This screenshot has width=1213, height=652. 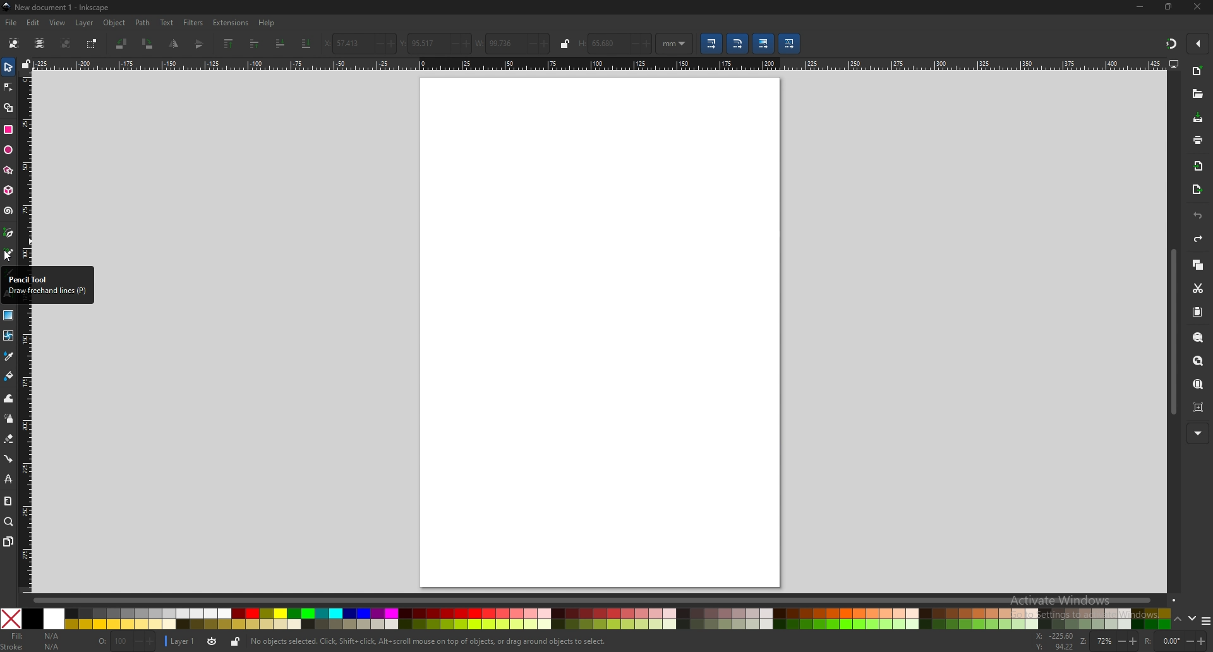 I want to click on eraser, so click(x=9, y=438).